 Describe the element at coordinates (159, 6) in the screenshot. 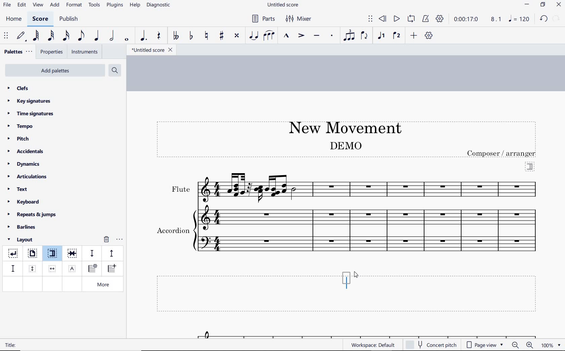

I see `diagnostic` at that location.